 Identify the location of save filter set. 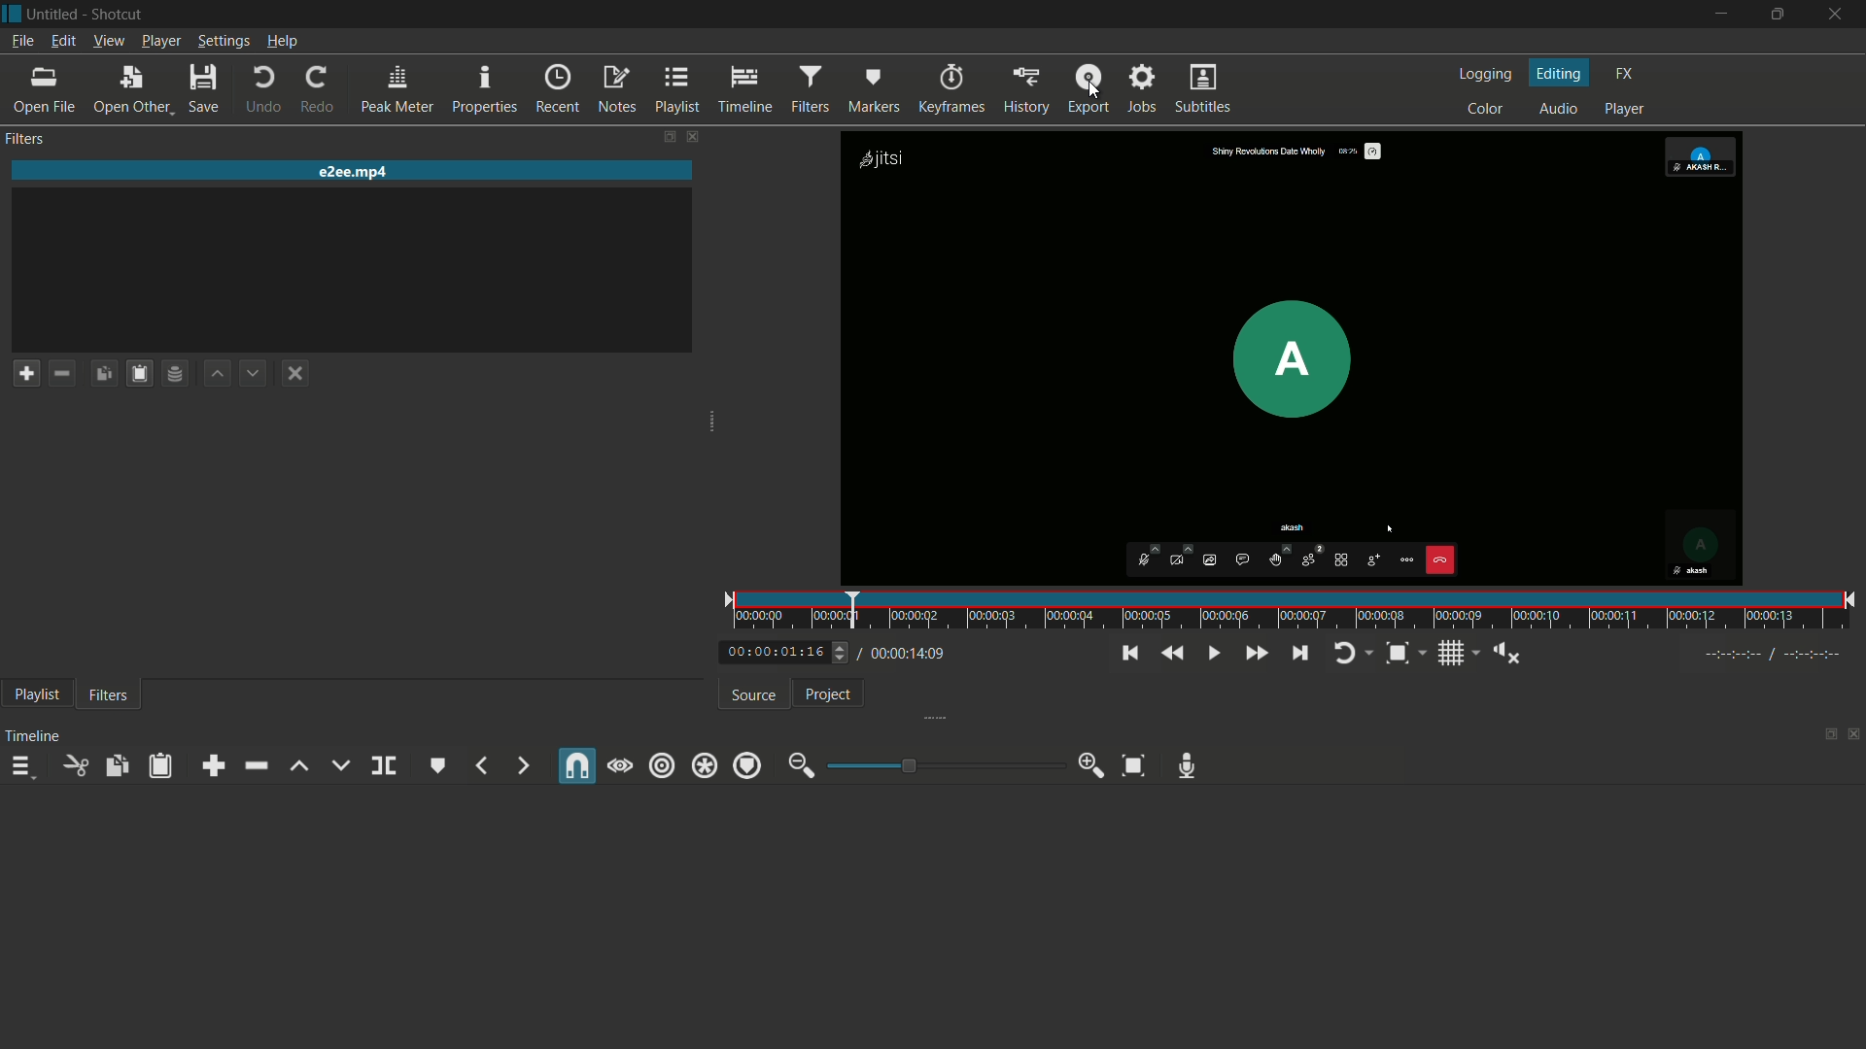
(177, 373).